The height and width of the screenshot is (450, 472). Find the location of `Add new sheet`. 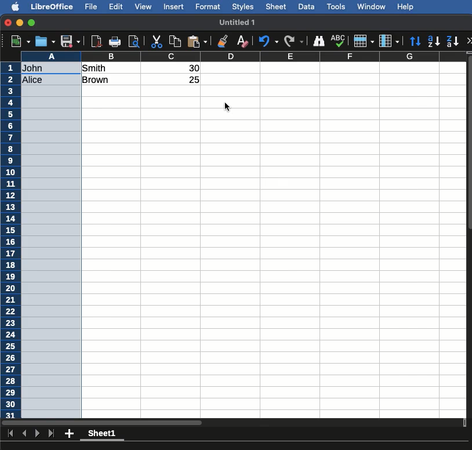

Add new sheet is located at coordinates (68, 434).